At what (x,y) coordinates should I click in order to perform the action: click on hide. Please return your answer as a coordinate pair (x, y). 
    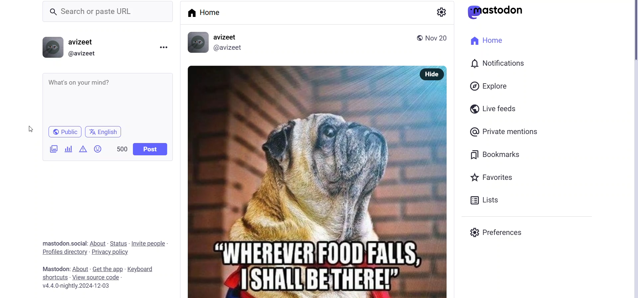
    Looking at the image, I should click on (432, 74).